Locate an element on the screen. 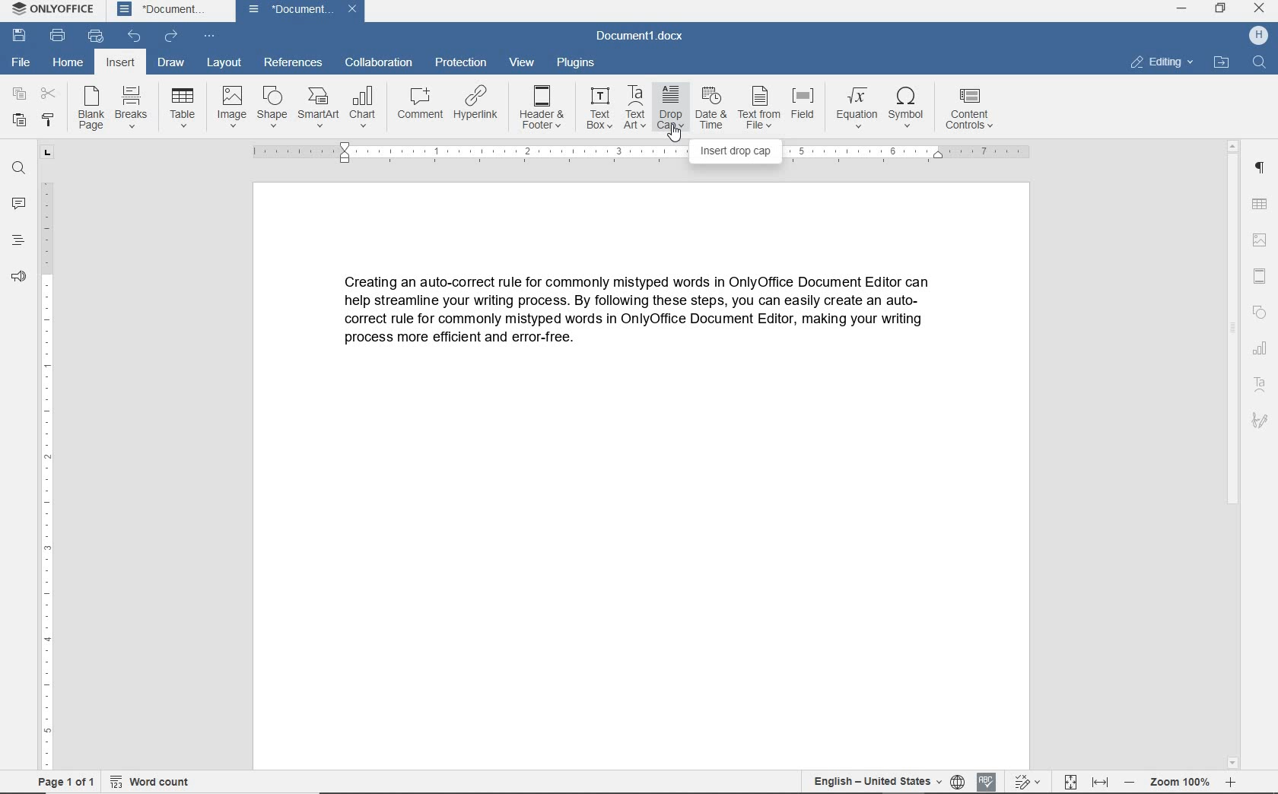  undo is located at coordinates (135, 37).